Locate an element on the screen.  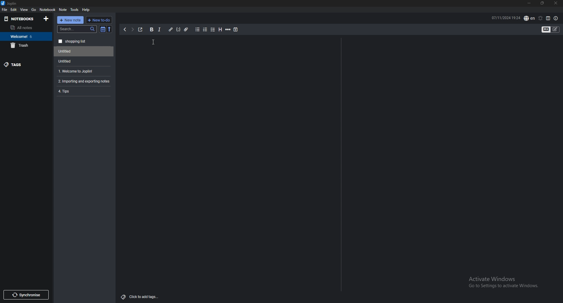
toggle editor layout is located at coordinates (548, 18).